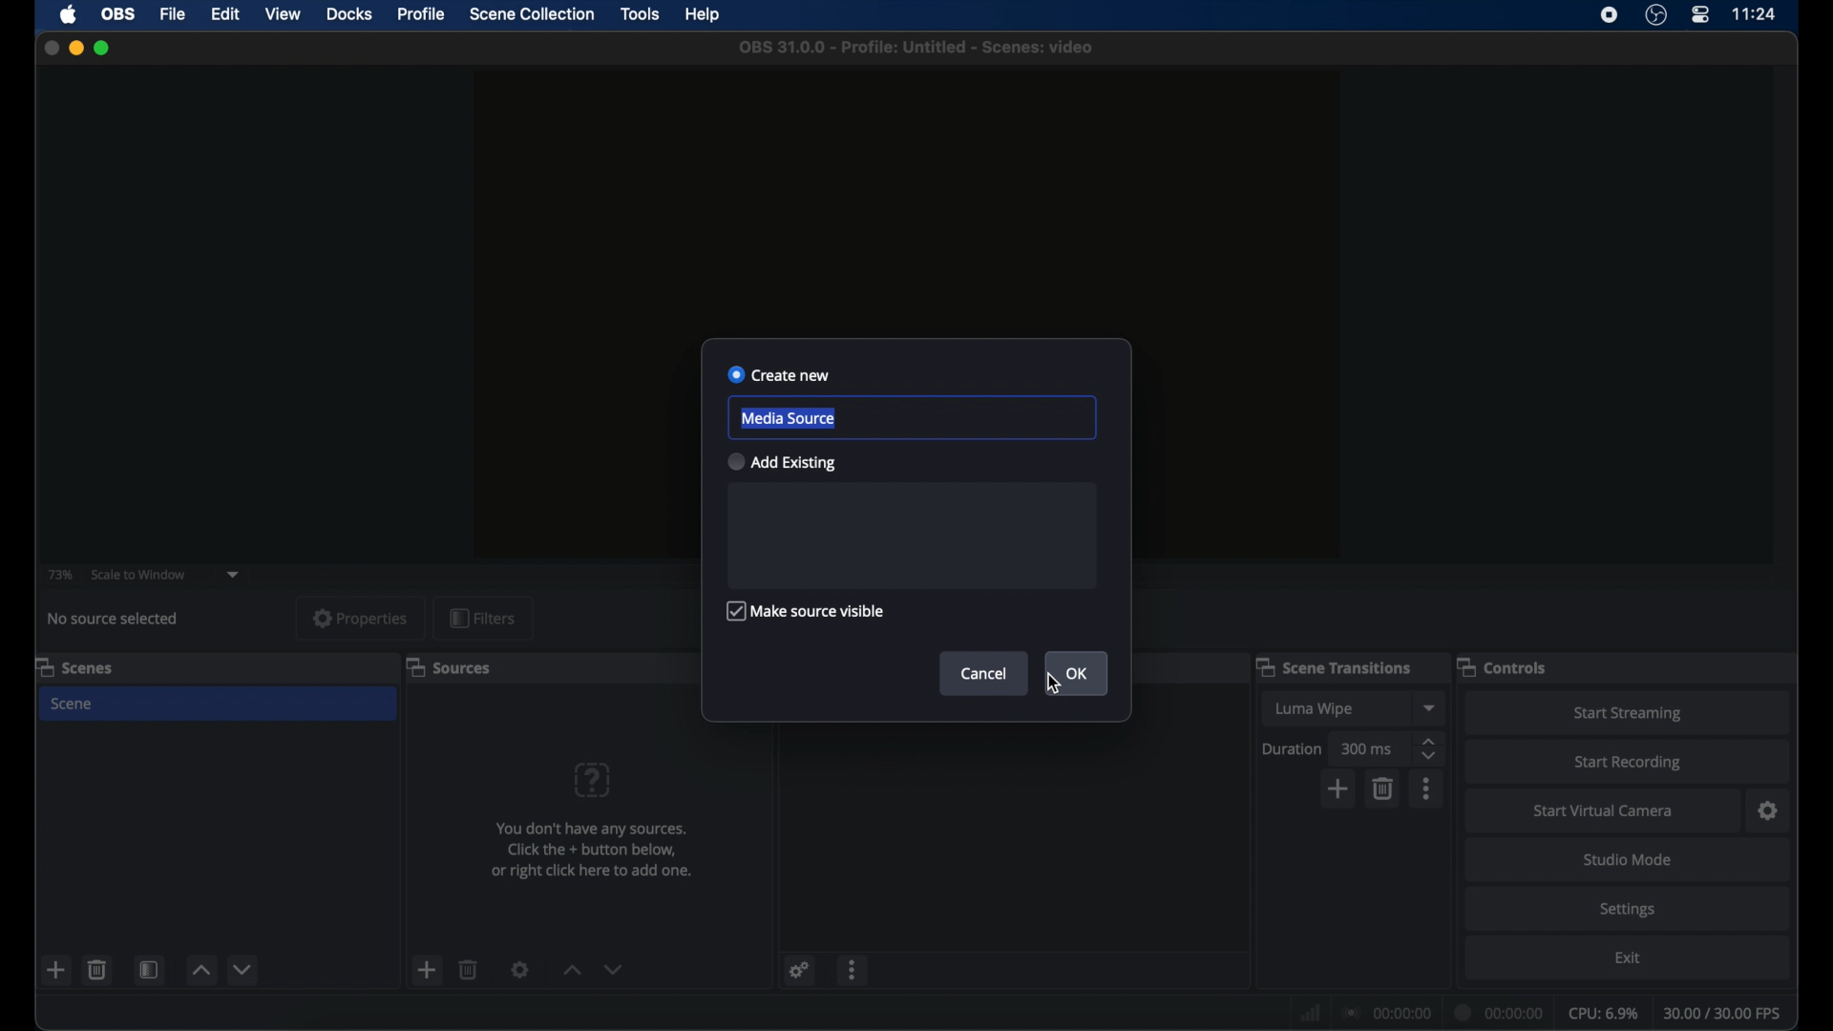 This screenshot has width=1833, height=1031. I want to click on increment, so click(572, 971).